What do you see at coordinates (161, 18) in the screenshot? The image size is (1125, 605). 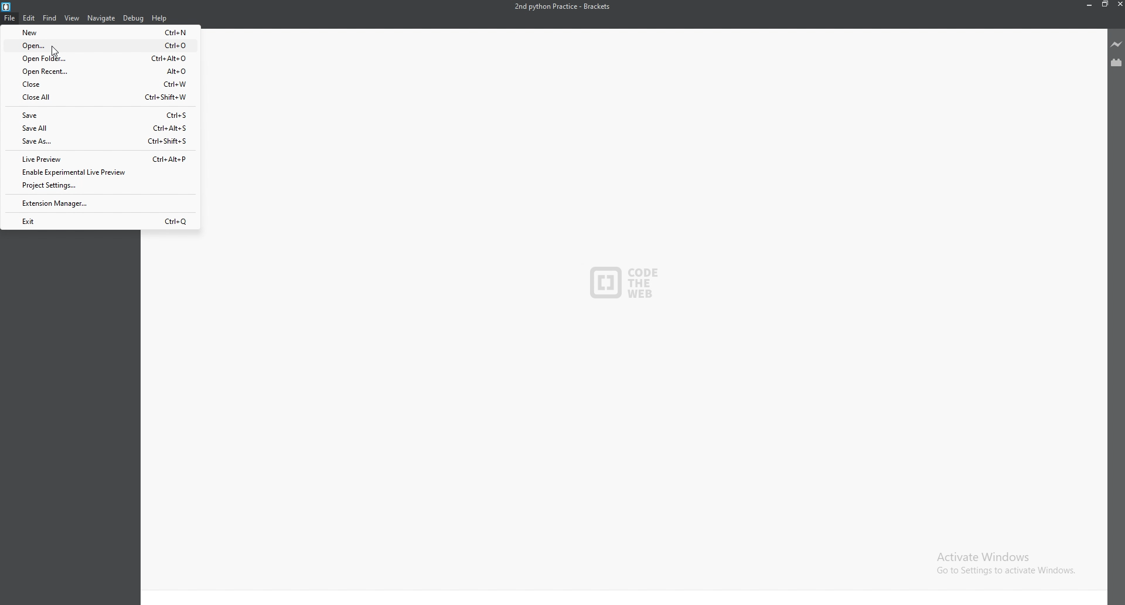 I see `help` at bounding box center [161, 18].